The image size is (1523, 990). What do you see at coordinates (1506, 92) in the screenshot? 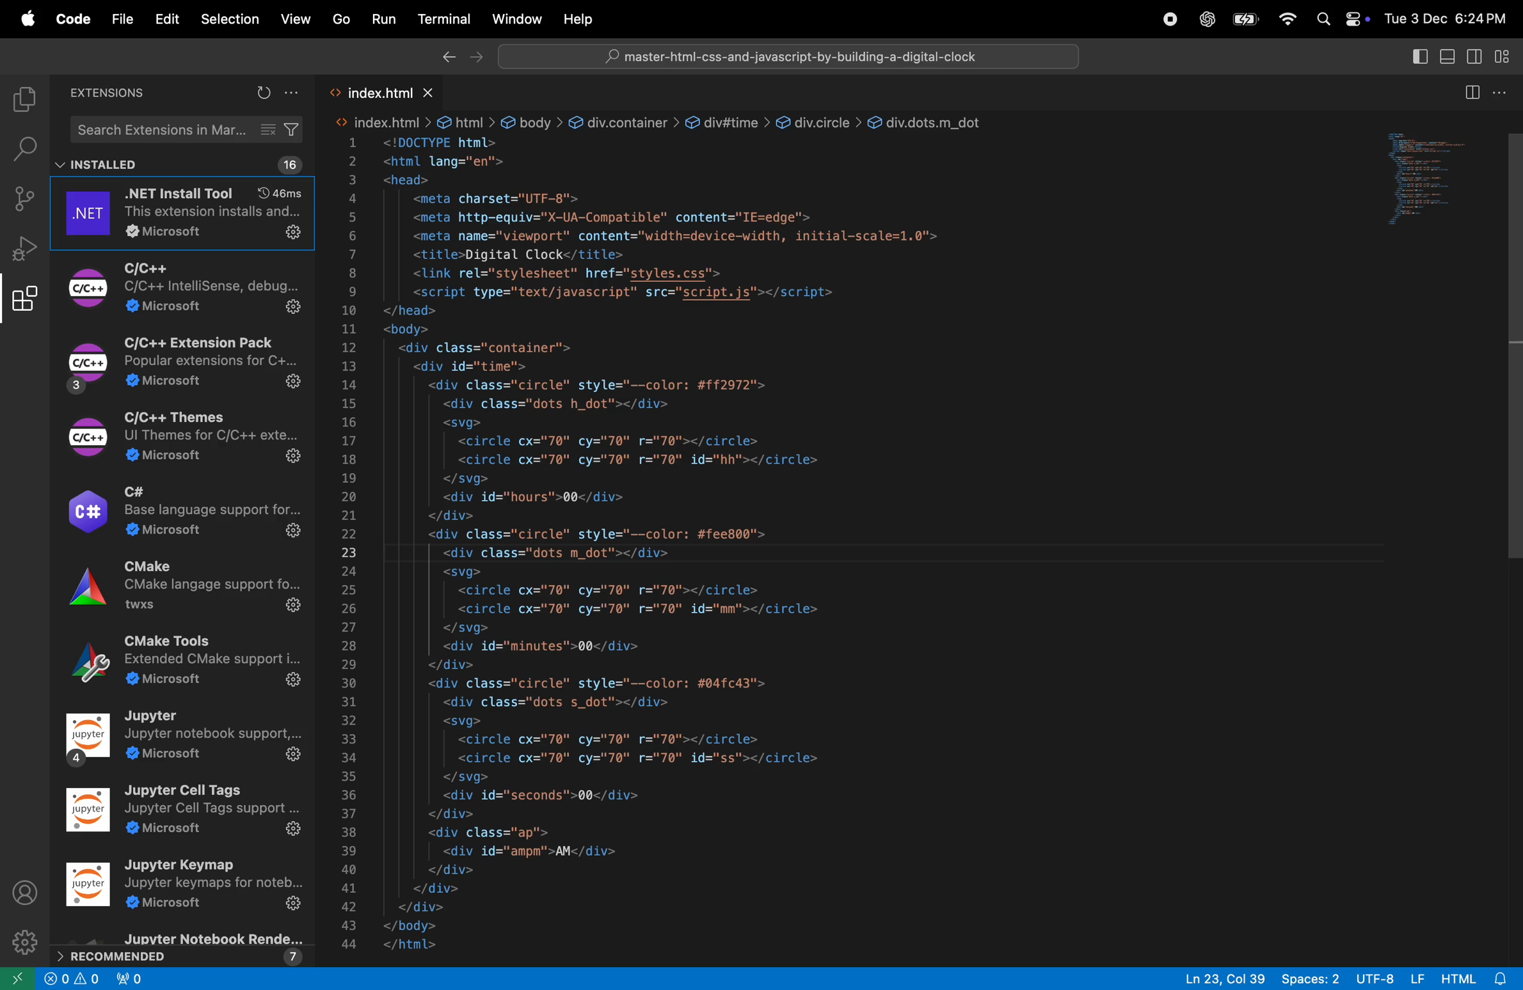
I see `more actions` at bounding box center [1506, 92].